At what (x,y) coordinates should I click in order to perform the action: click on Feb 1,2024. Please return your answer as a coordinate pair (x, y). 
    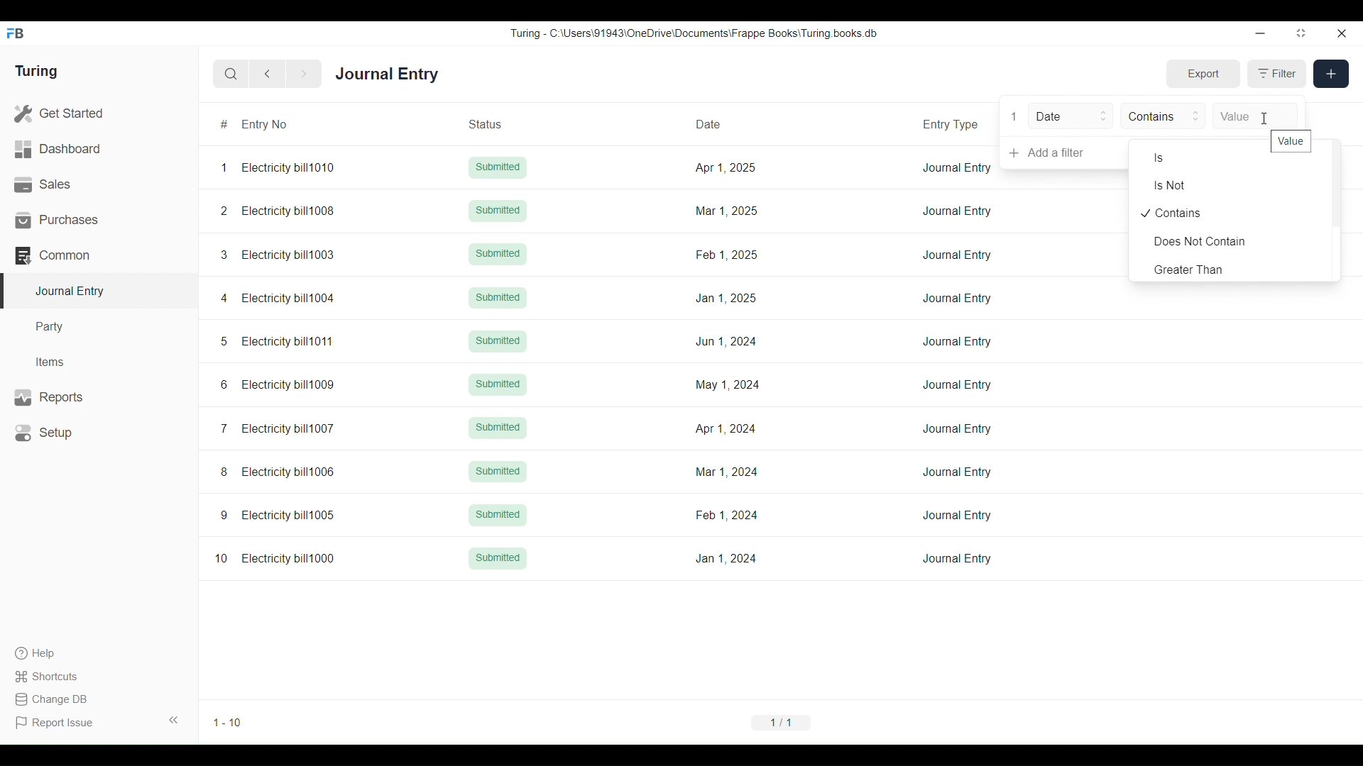
    Looking at the image, I should click on (726, 515).